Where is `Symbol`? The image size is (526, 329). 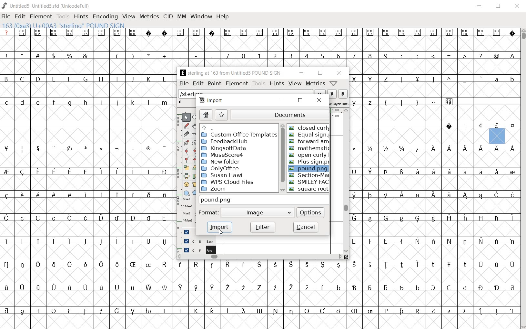 Symbol is located at coordinates (243, 311).